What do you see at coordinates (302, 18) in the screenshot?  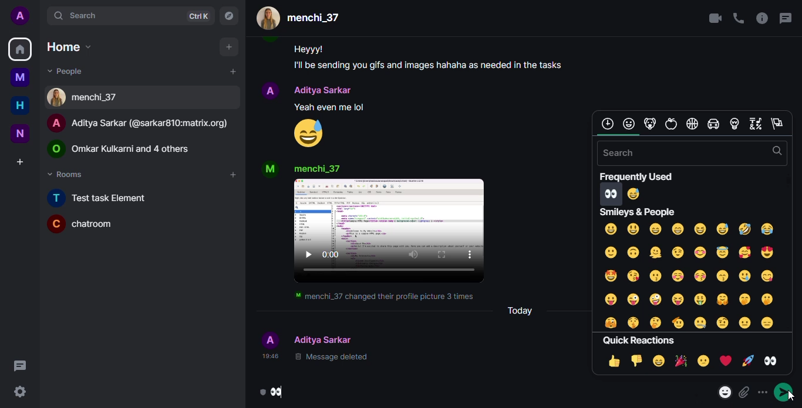 I see `people` at bounding box center [302, 18].